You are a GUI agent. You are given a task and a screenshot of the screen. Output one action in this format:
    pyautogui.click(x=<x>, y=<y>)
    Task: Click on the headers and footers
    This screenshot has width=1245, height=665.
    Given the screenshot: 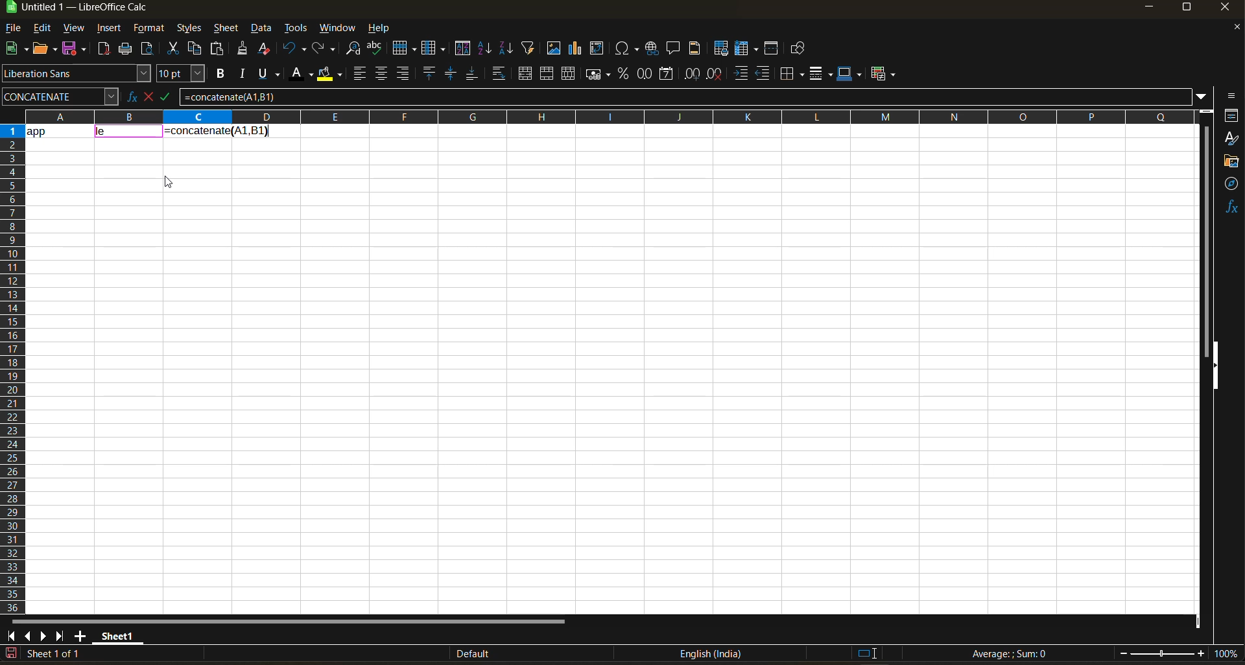 What is the action you would take?
    pyautogui.click(x=695, y=47)
    